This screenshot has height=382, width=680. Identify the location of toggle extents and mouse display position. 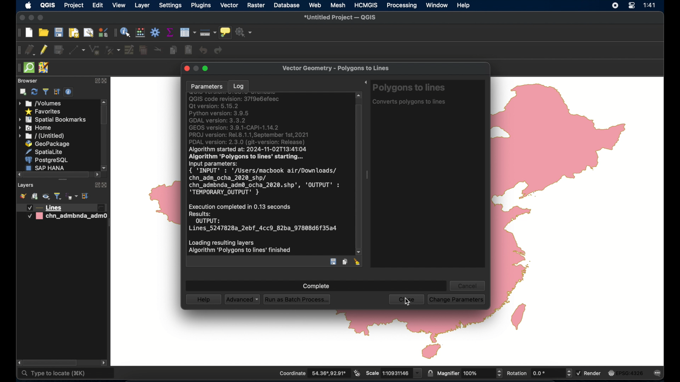
(357, 373).